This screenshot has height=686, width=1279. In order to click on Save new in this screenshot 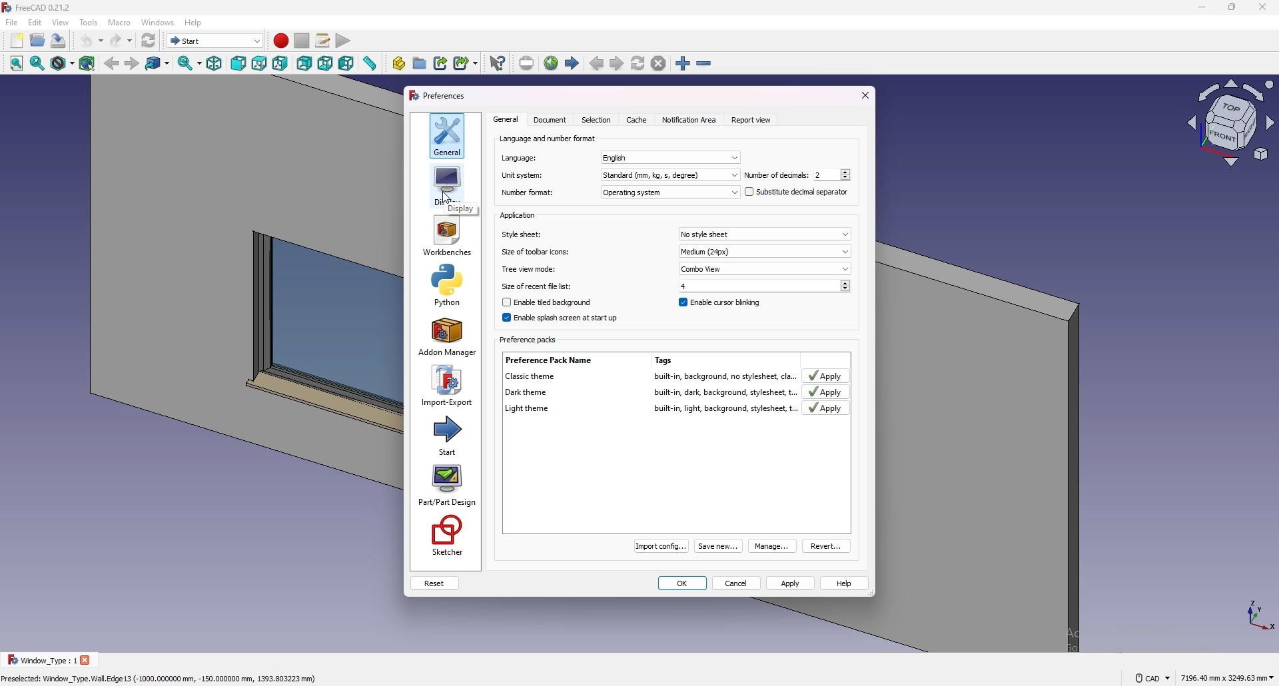, I will do `click(719, 545)`.